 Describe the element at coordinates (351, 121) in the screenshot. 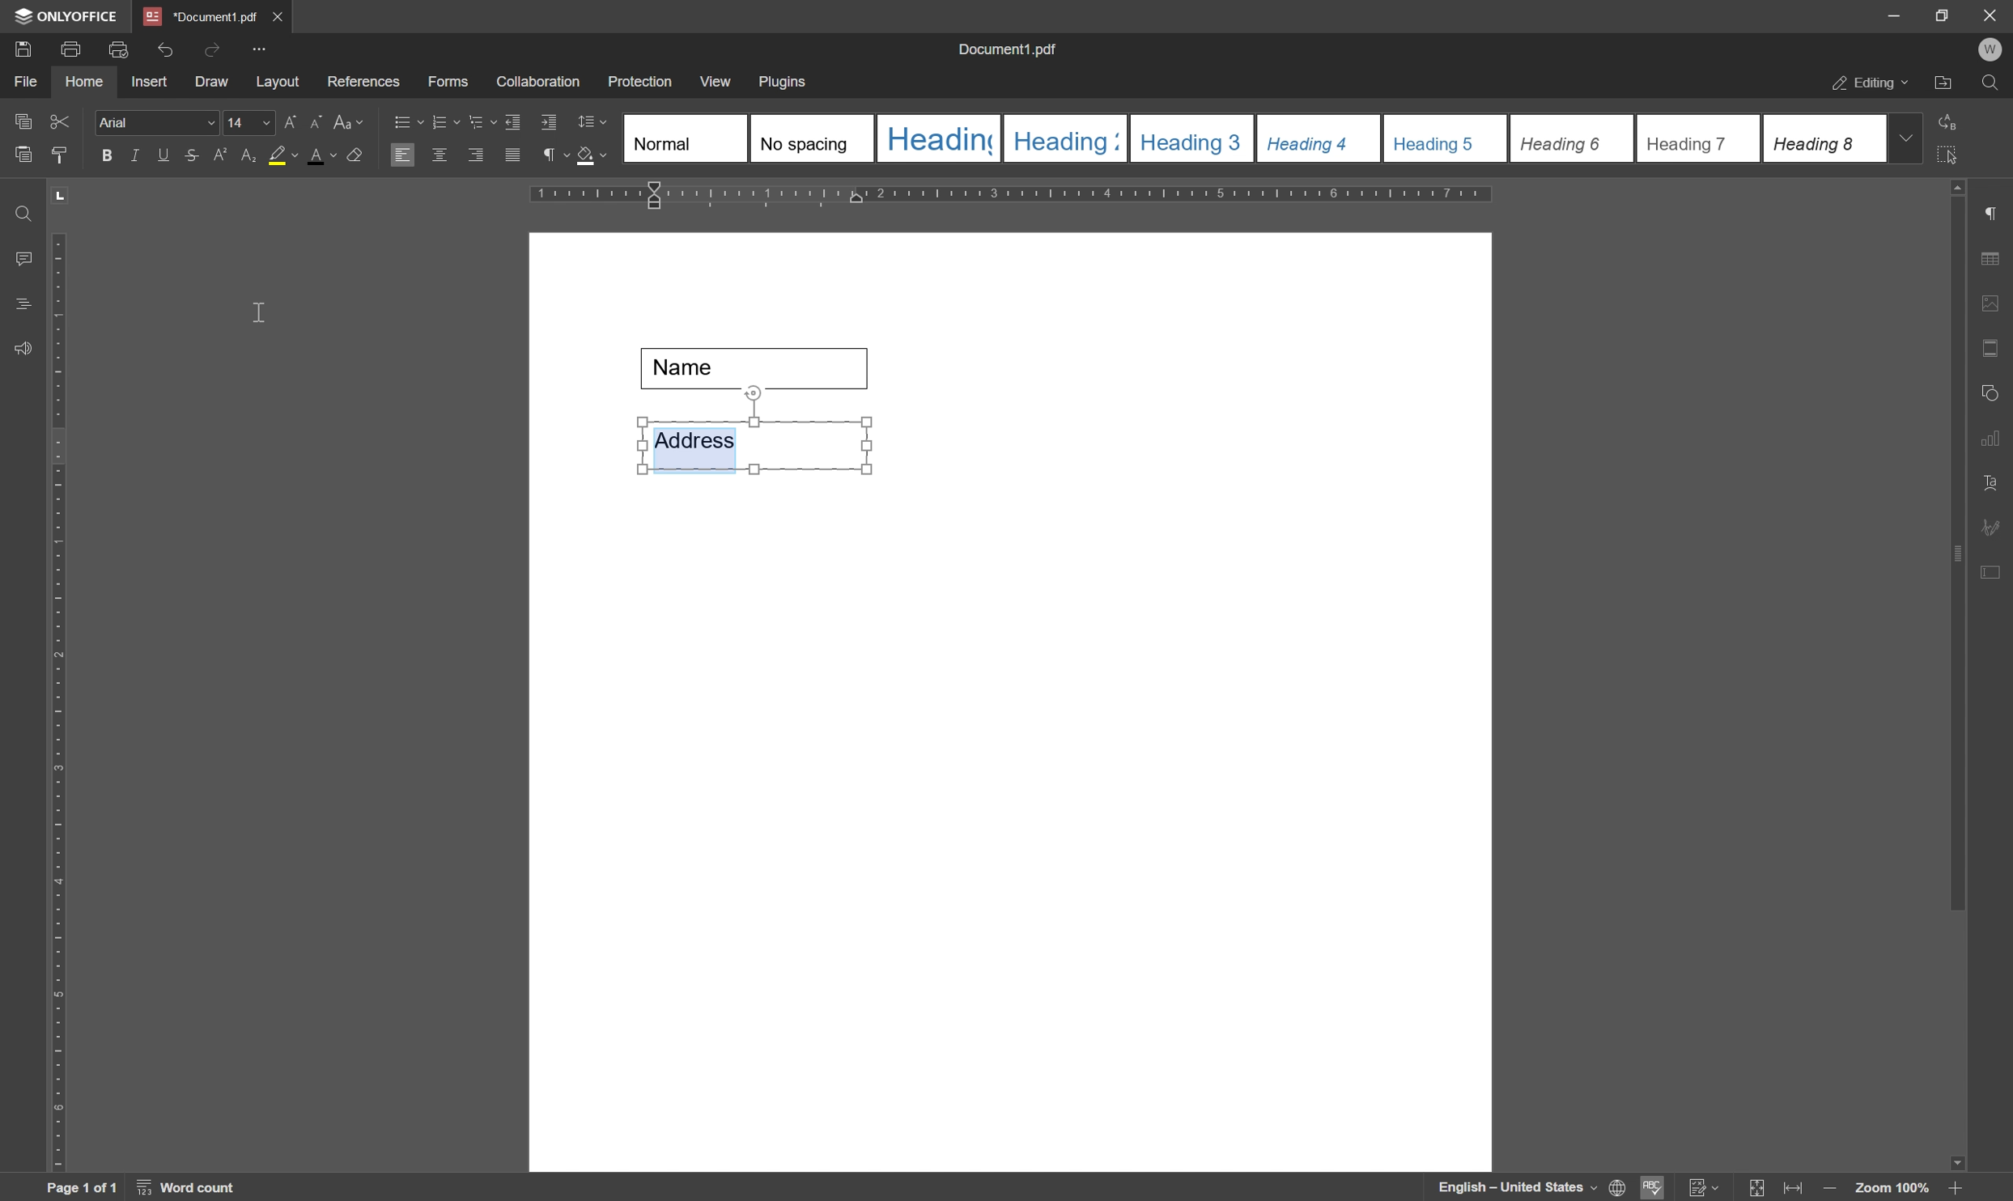

I see `change case` at that location.